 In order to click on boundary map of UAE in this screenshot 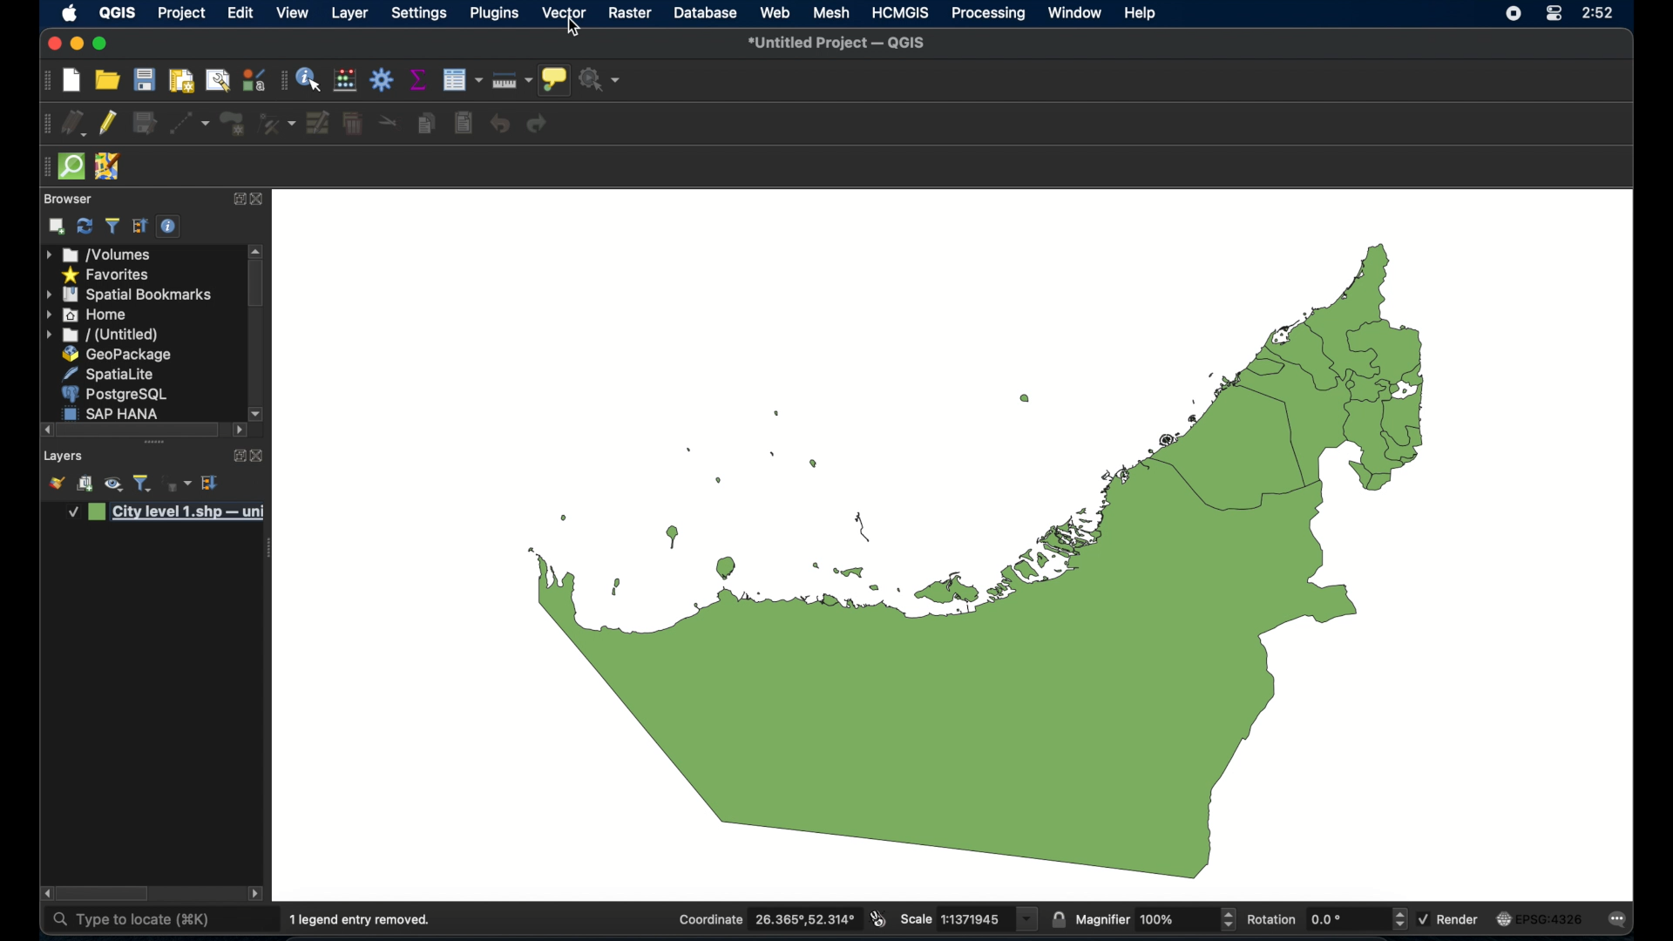, I will do `click(974, 555)`.